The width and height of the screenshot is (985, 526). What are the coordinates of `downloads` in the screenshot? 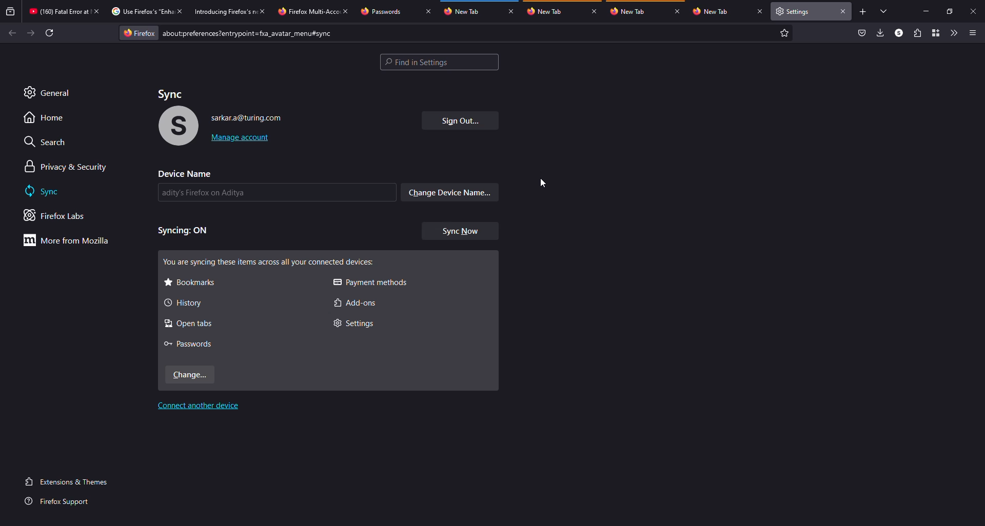 It's located at (879, 32).